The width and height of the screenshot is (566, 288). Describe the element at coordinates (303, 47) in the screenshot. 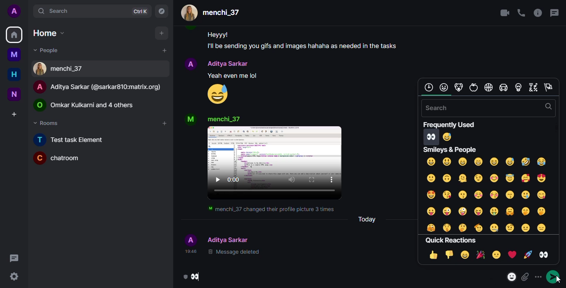

I see `I'll be sending you gifts and images hahaha as needed in the tasks.` at that location.